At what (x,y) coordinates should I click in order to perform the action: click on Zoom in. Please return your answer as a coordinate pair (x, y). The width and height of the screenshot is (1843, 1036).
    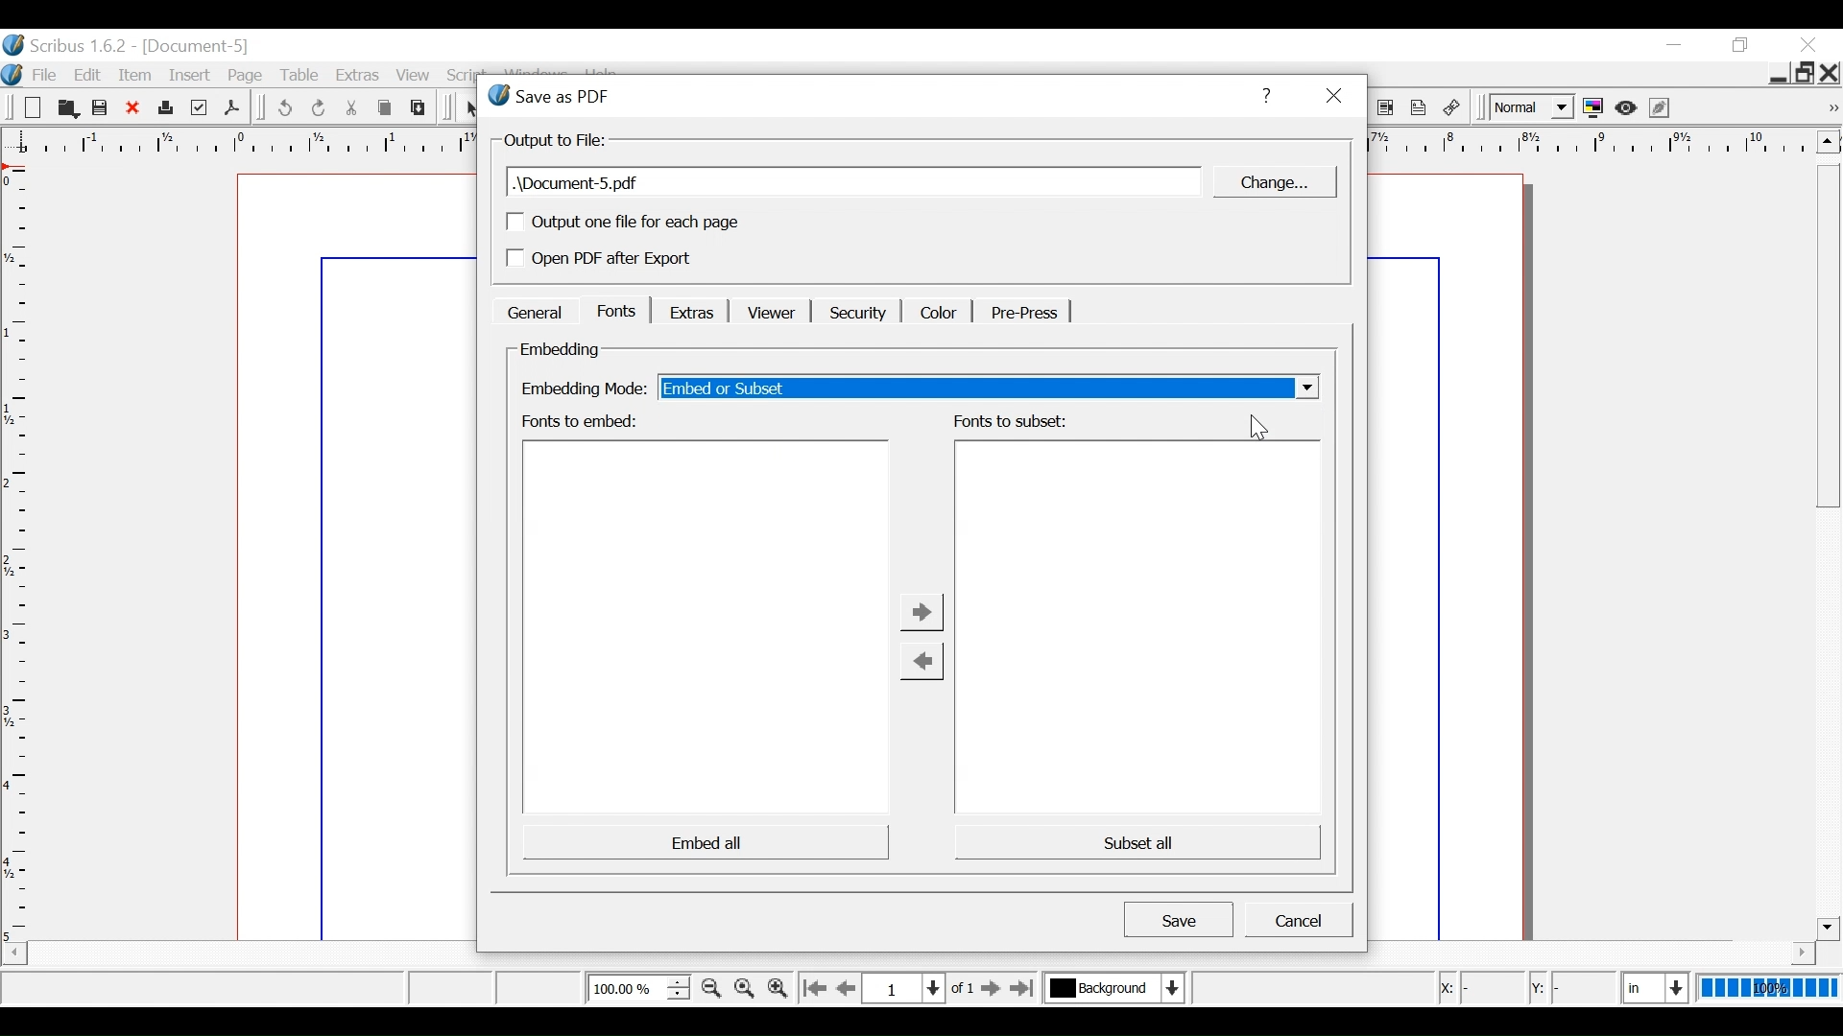
    Looking at the image, I should click on (777, 987).